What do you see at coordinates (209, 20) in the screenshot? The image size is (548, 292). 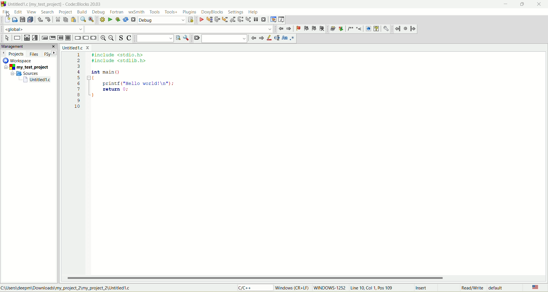 I see `run to cursor` at bounding box center [209, 20].